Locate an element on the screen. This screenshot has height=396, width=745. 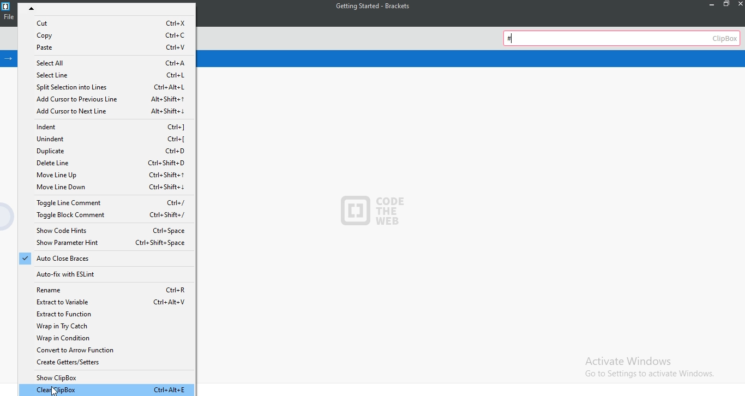
Paste is located at coordinates (110, 48).